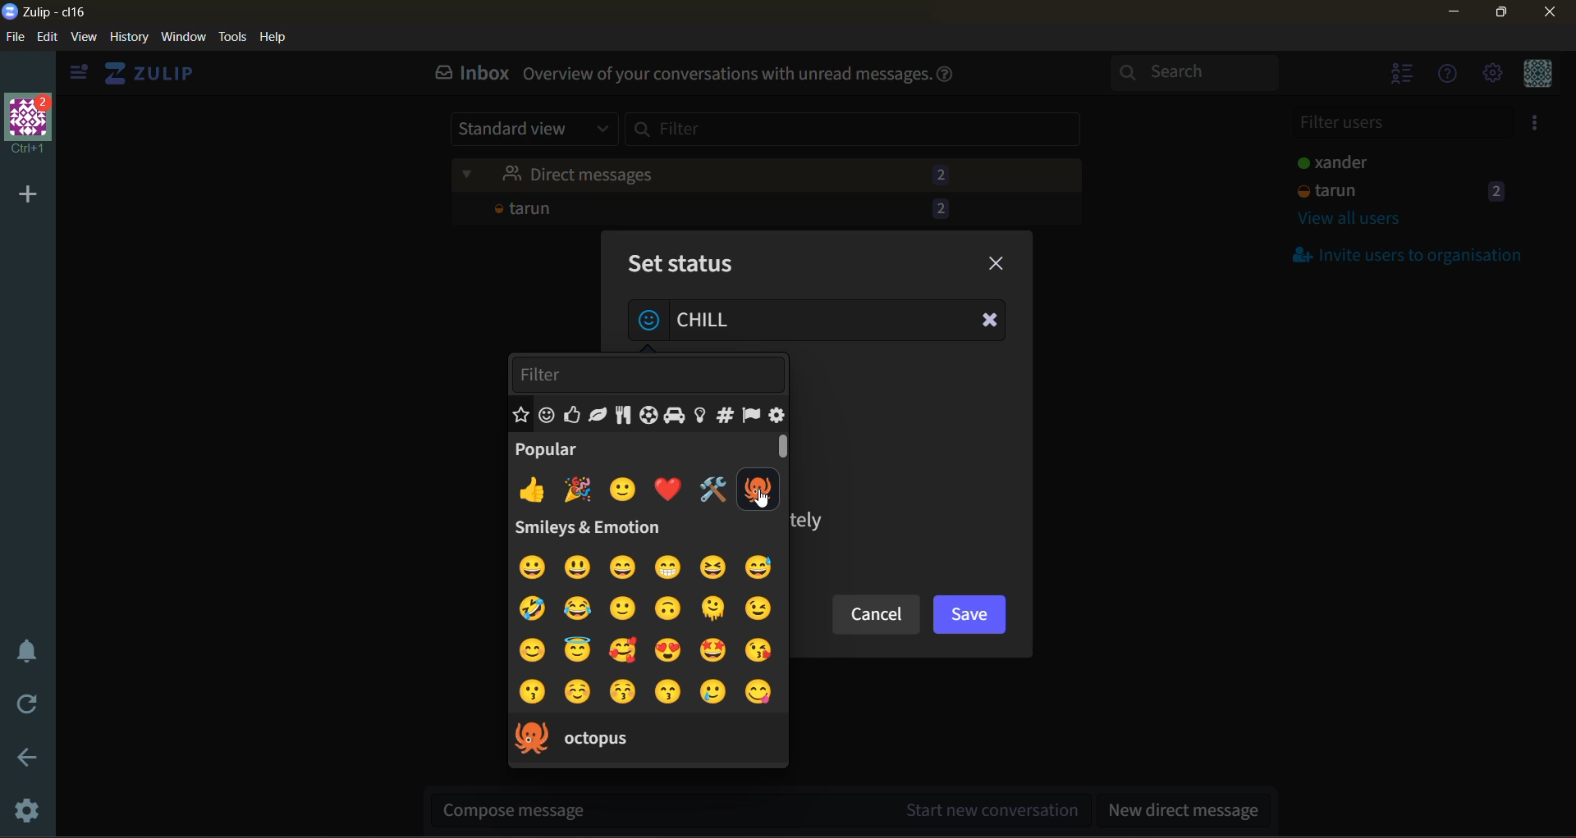 This screenshot has height=838, width=1576. What do you see at coordinates (1201, 74) in the screenshot?
I see `search` at bounding box center [1201, 74].